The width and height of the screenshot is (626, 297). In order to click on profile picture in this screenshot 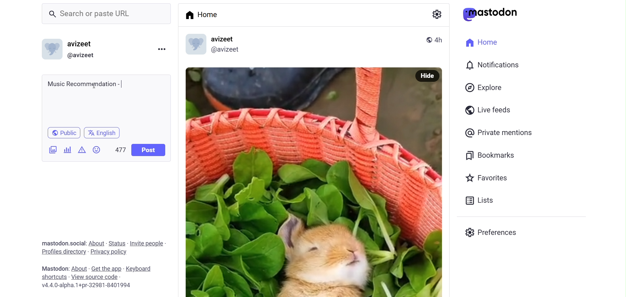, I will do `click(195, 44)`.